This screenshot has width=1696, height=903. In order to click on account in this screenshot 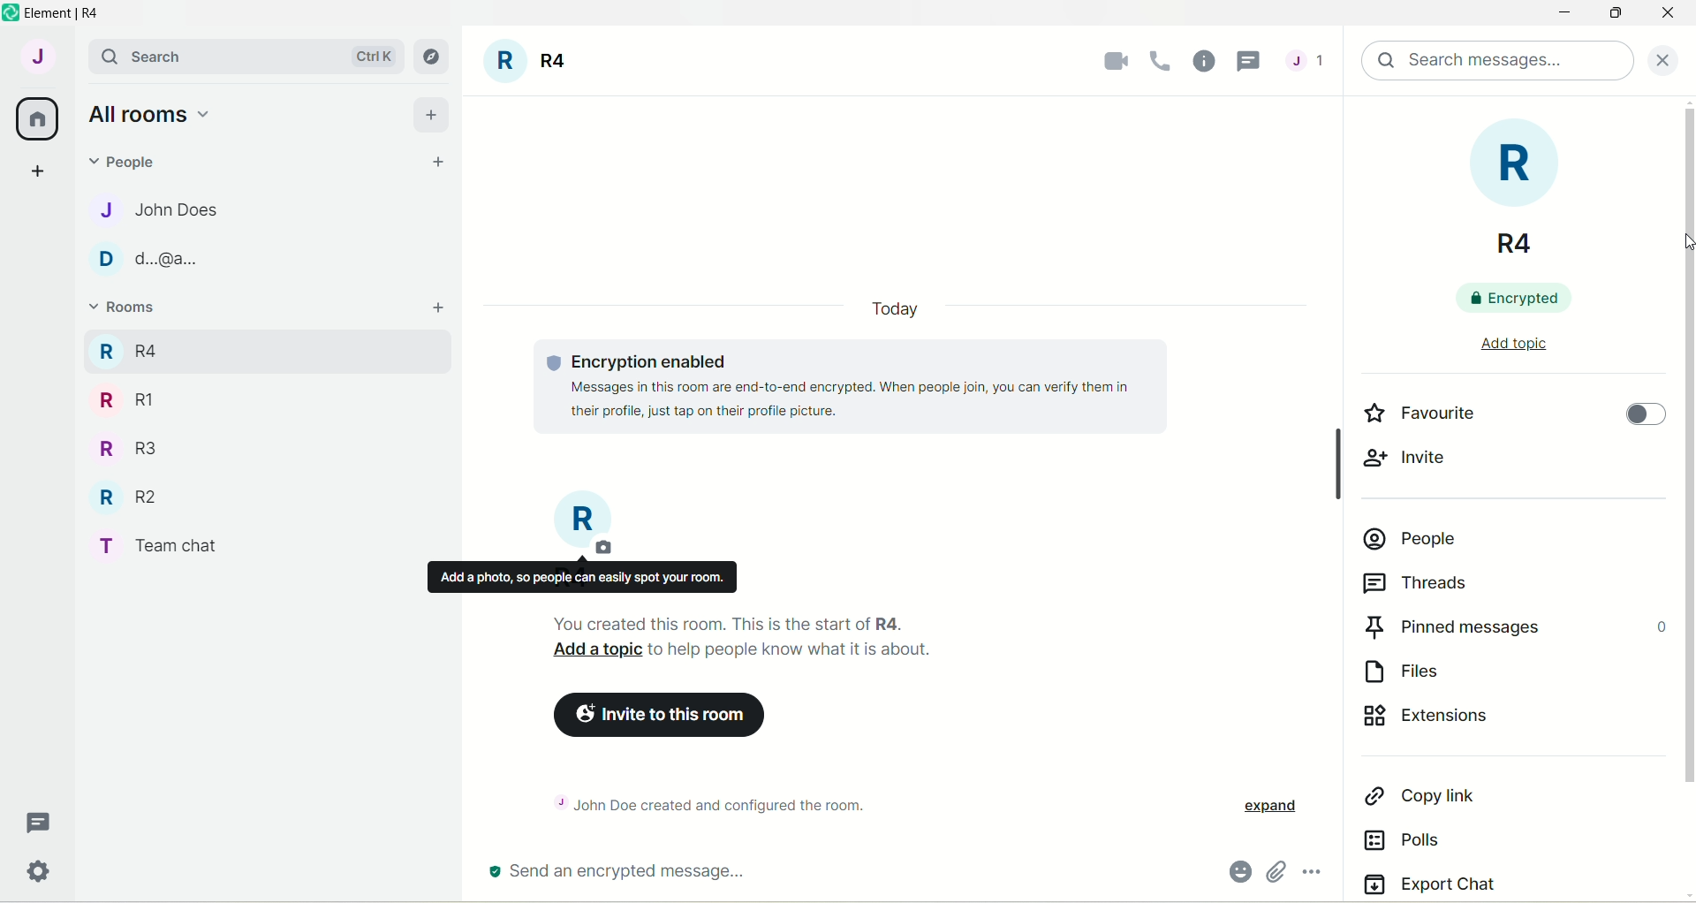, I will do `click(36, 56)`.